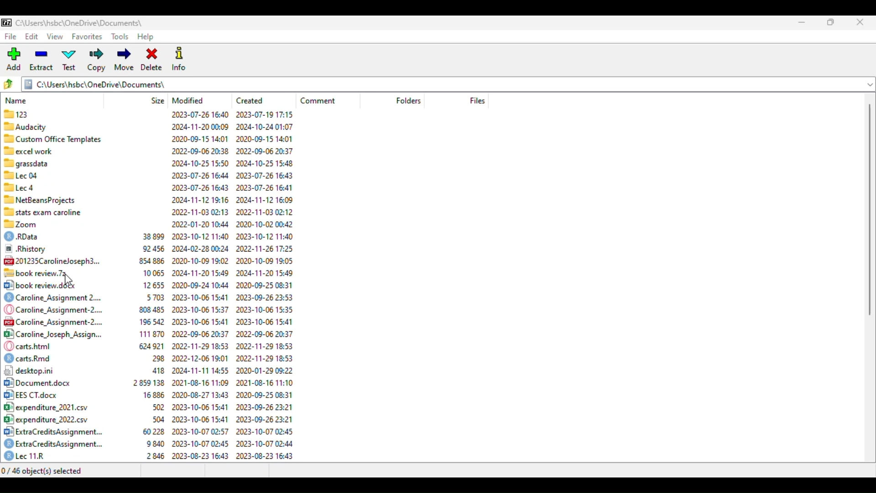  What do you see at coordinates (8, 84) in the screenshot?
I see `browse folders` at bounding box center [8, 84].